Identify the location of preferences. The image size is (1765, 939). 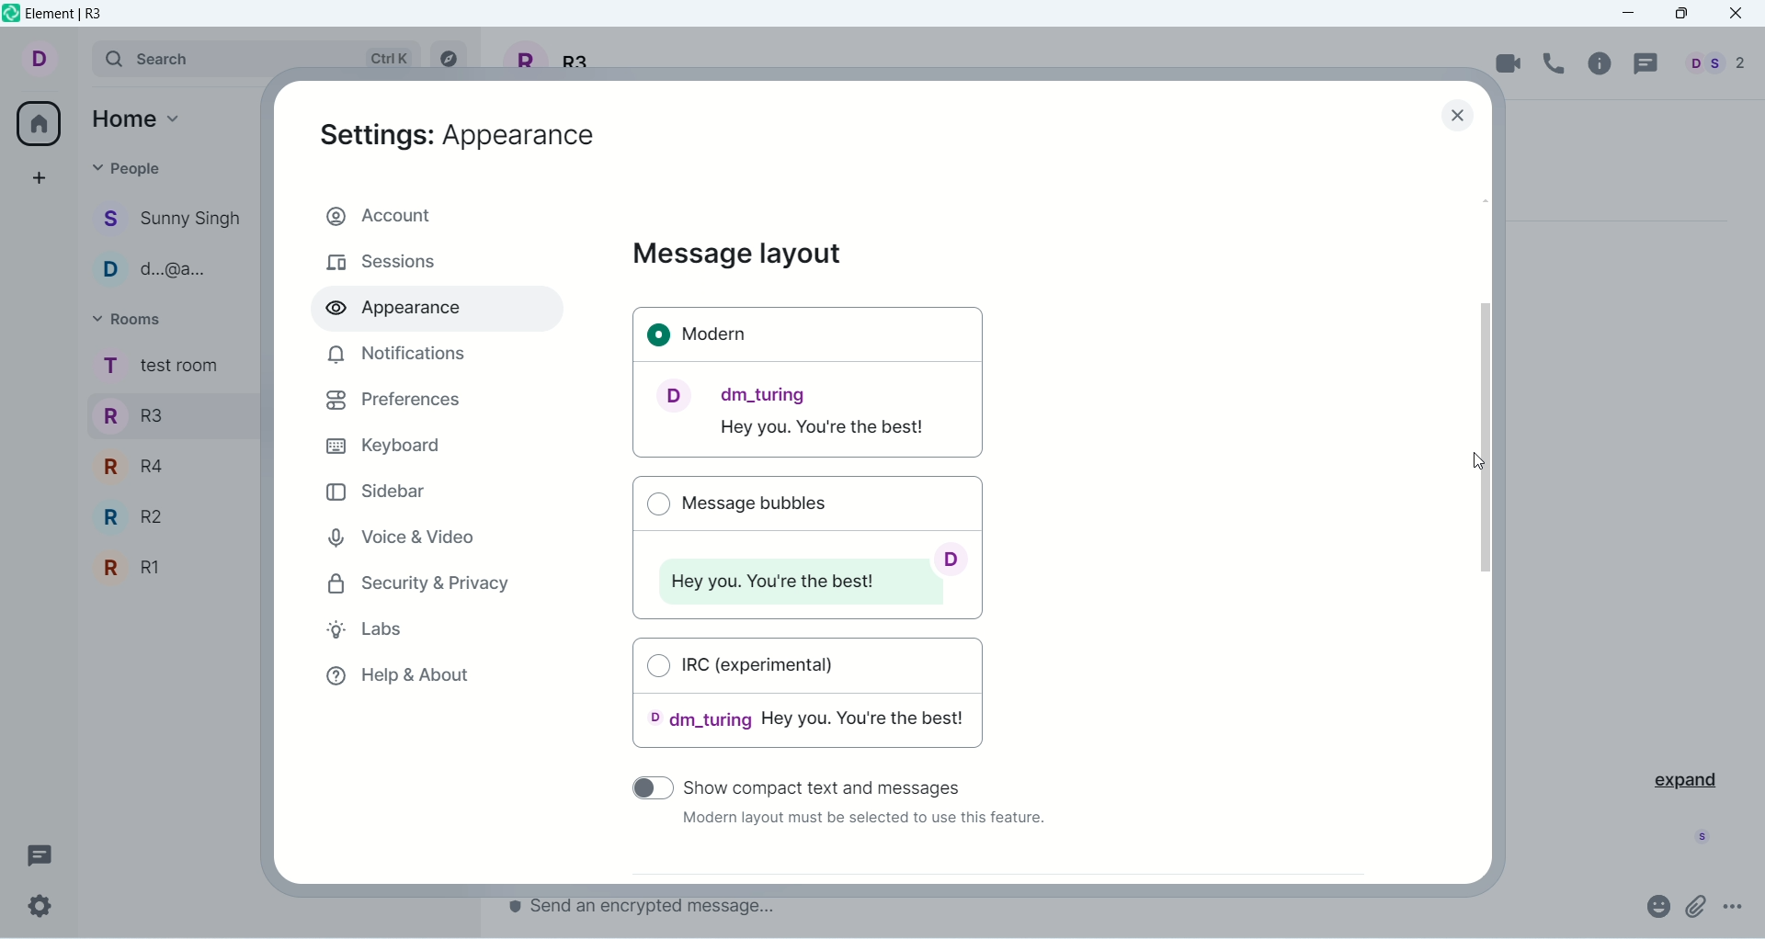
(393, 401).